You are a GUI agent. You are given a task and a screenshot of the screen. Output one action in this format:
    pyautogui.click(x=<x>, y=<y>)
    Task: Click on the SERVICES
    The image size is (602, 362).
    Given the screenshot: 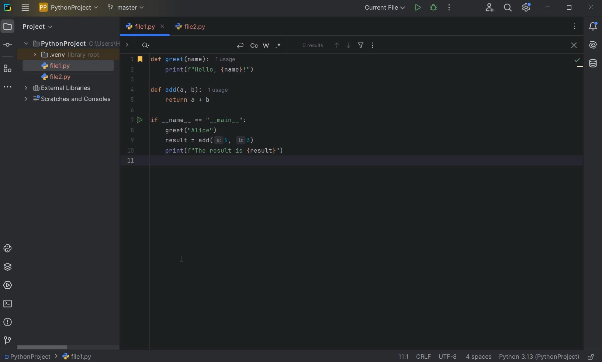 What is the action you would take?
    pyautogui.click(x=8, y=285)
    